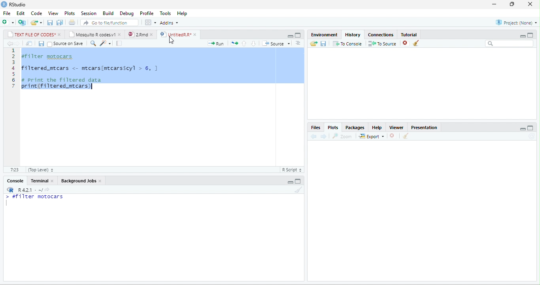 Image resolution: width=540 pixels, height=285 pixels. Describe the element at coordinates (120, 35) in the screenshot. I see `close` at that location.